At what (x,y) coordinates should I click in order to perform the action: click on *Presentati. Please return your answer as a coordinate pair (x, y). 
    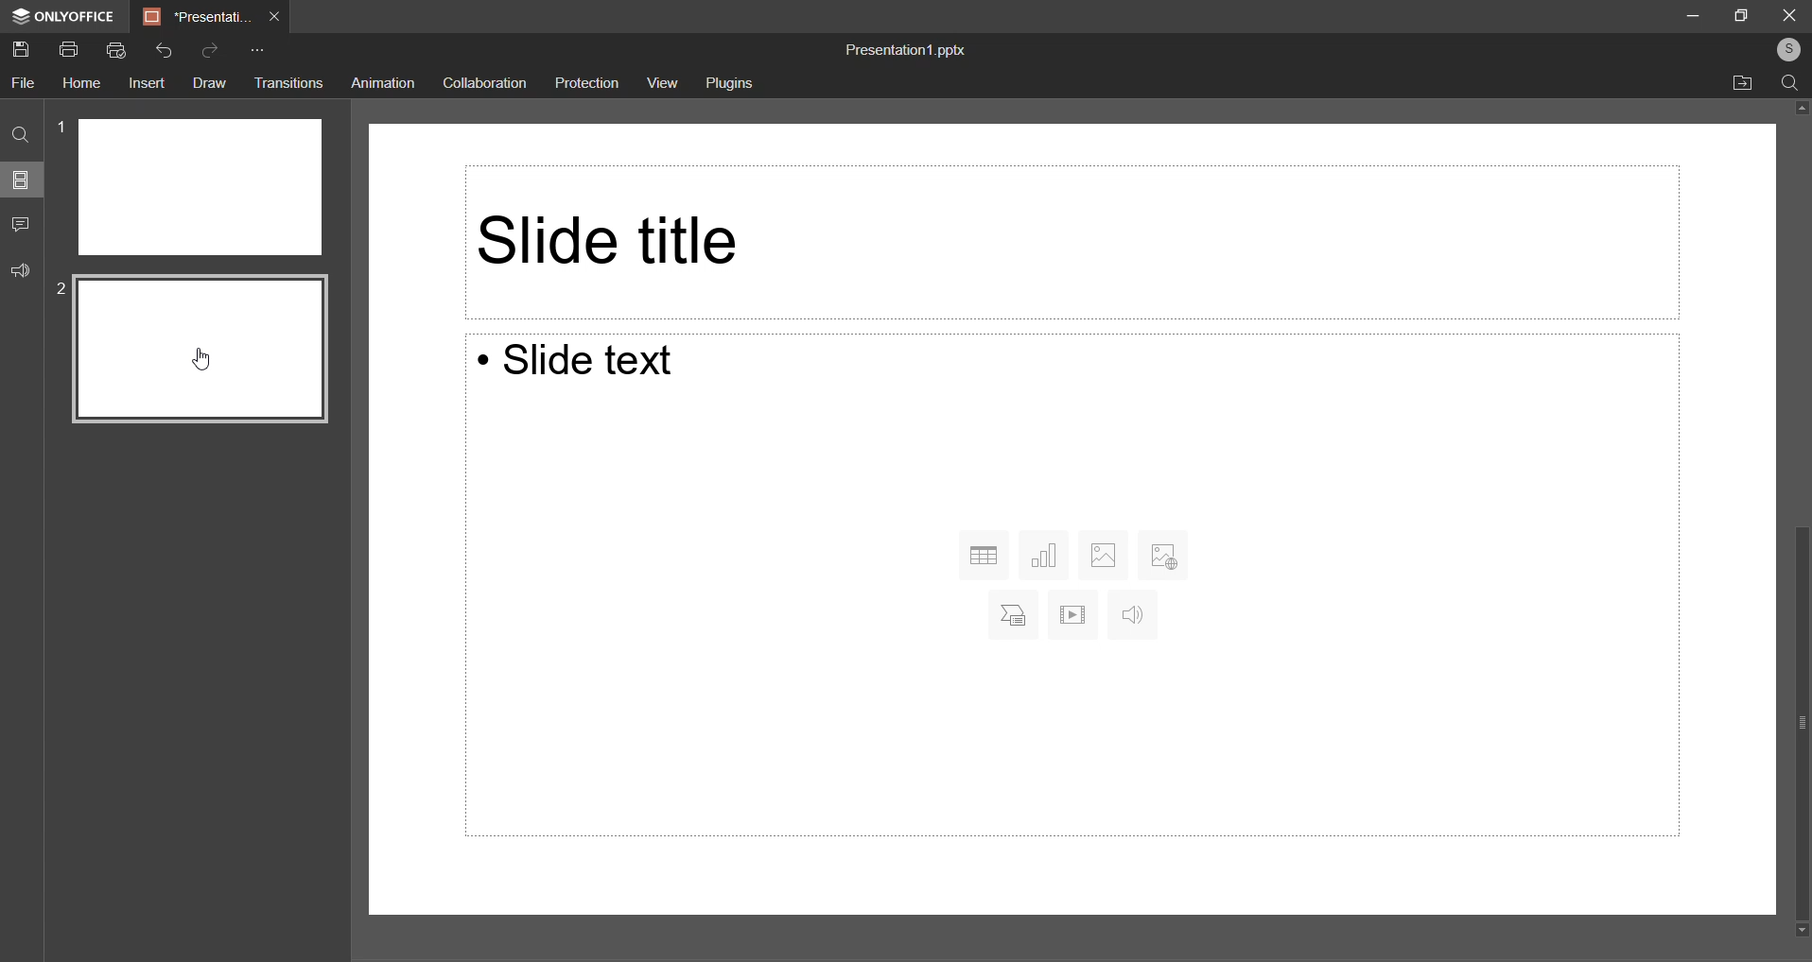
    Looking at the image, I should click on (198, 16).